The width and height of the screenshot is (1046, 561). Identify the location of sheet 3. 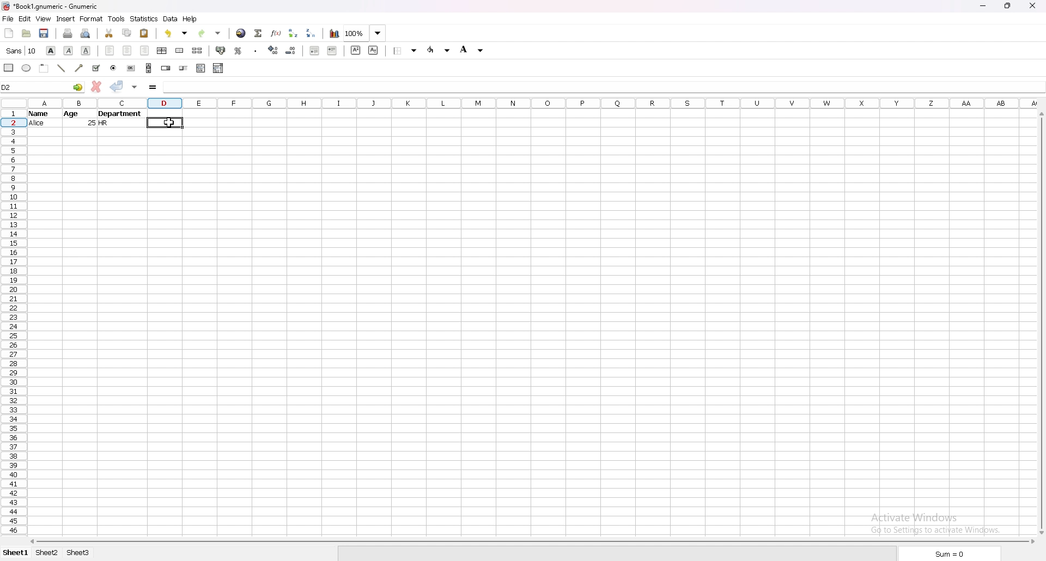
(78, 553).